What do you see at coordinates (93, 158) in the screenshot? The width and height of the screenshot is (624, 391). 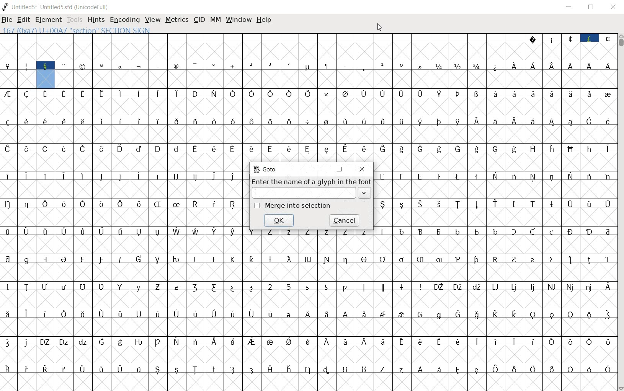 I see `accented letters` at bounding box center [93, 158].